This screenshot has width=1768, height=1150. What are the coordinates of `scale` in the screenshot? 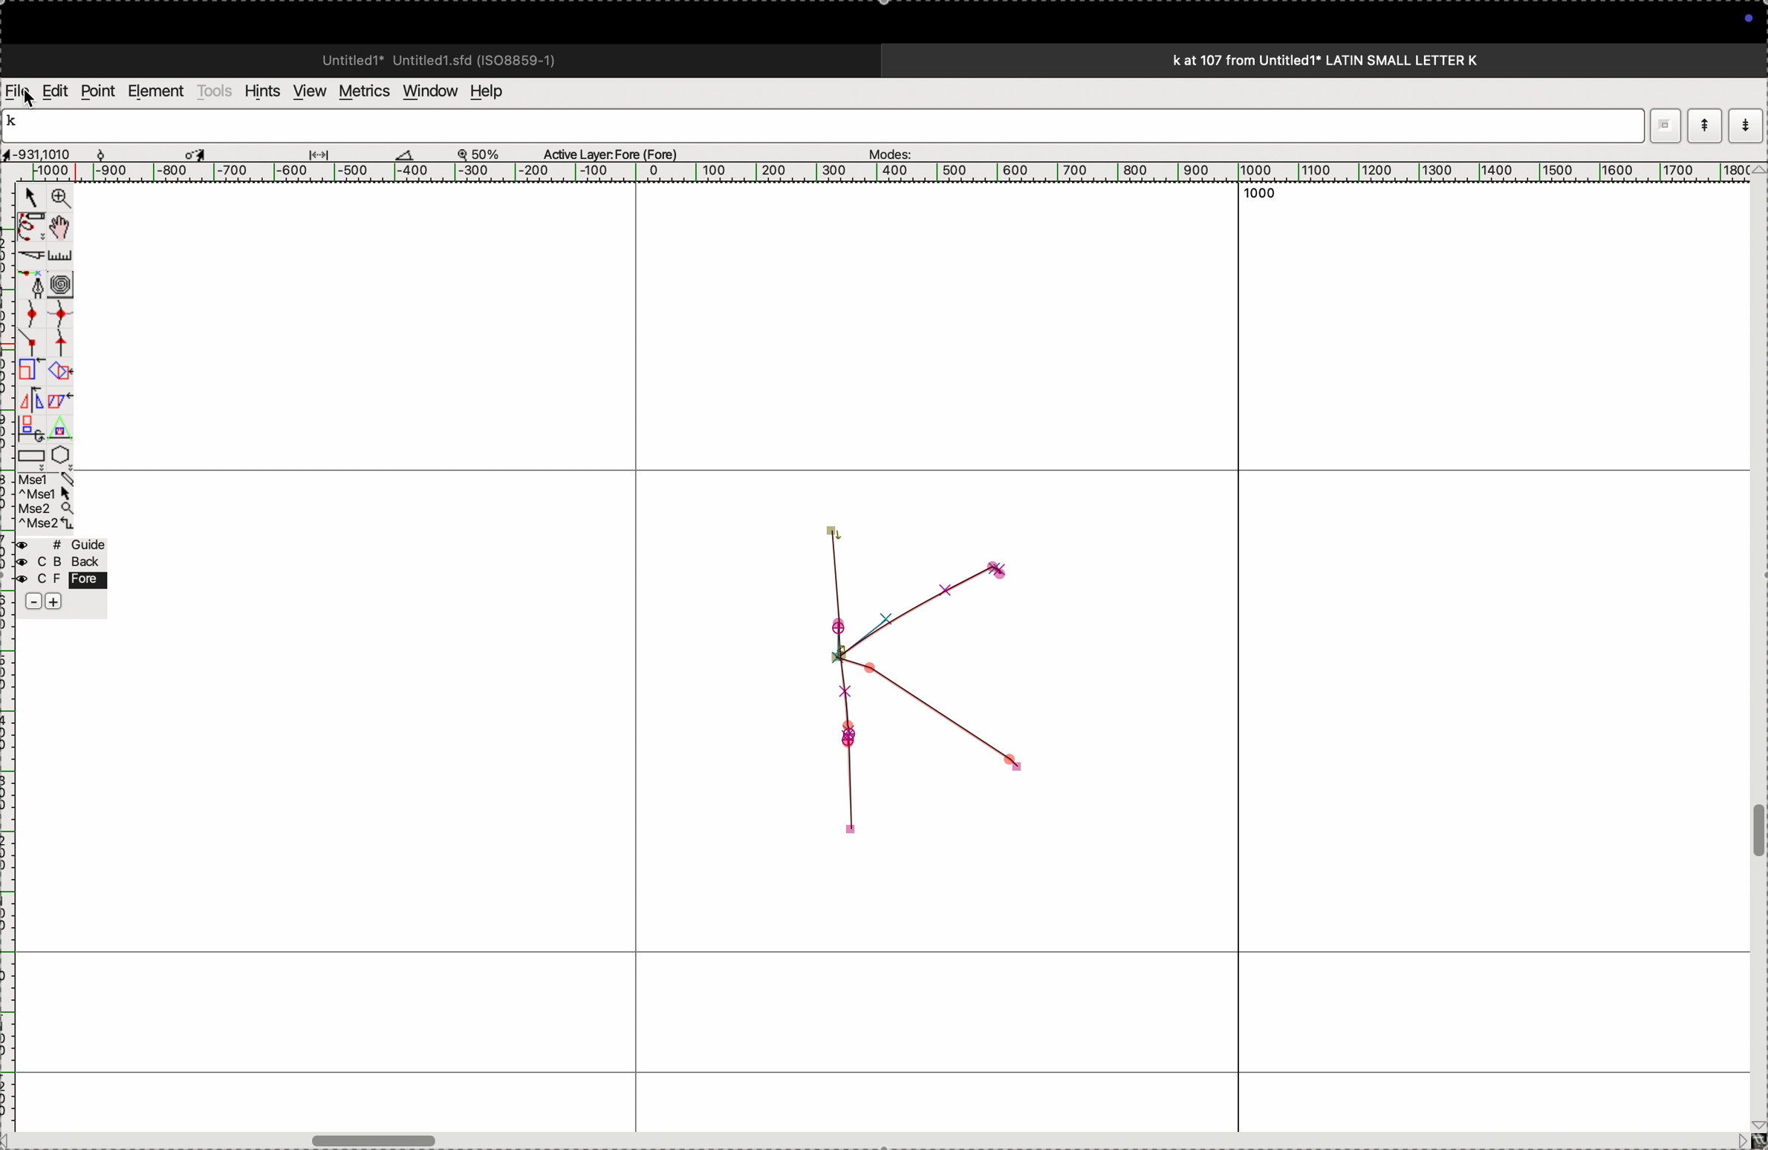 It's located at (63, 255).